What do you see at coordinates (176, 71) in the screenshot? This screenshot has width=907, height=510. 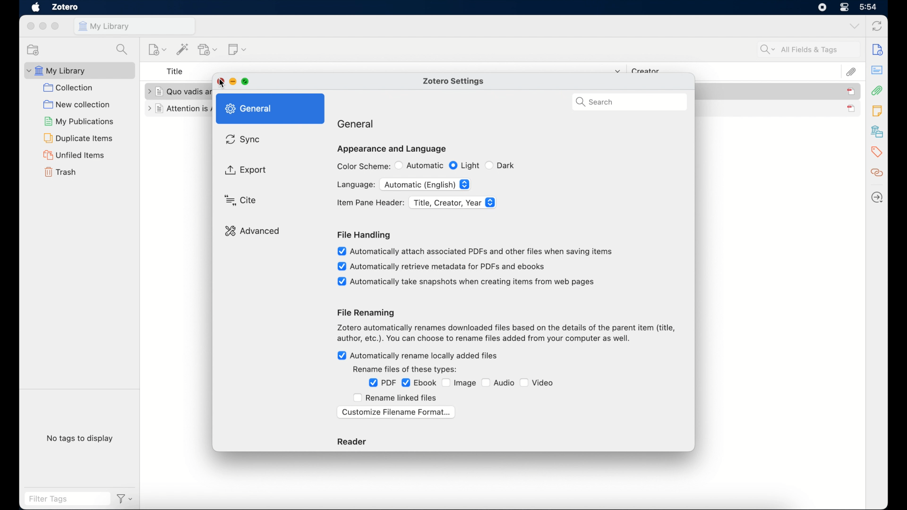 I see `title` at bounding box center [176, 71].